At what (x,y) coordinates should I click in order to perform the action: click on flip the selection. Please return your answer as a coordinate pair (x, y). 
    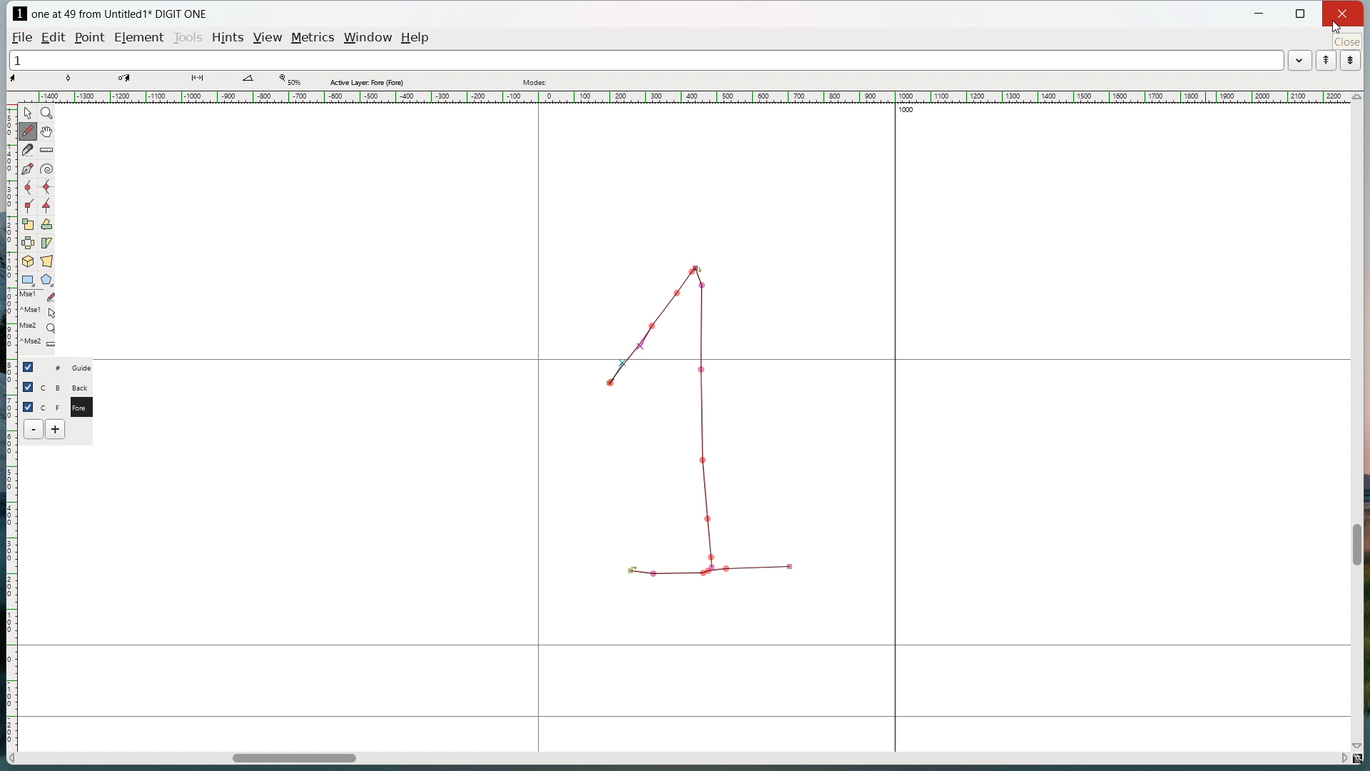
    Looking at the image, I should click on (29, 243).